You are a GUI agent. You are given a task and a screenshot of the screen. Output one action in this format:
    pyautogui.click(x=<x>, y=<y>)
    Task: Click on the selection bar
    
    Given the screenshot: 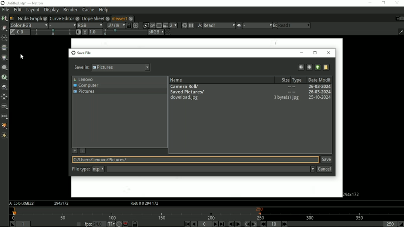 What is the action you would take?
    pyautogui.click(x=125, y=32)
    